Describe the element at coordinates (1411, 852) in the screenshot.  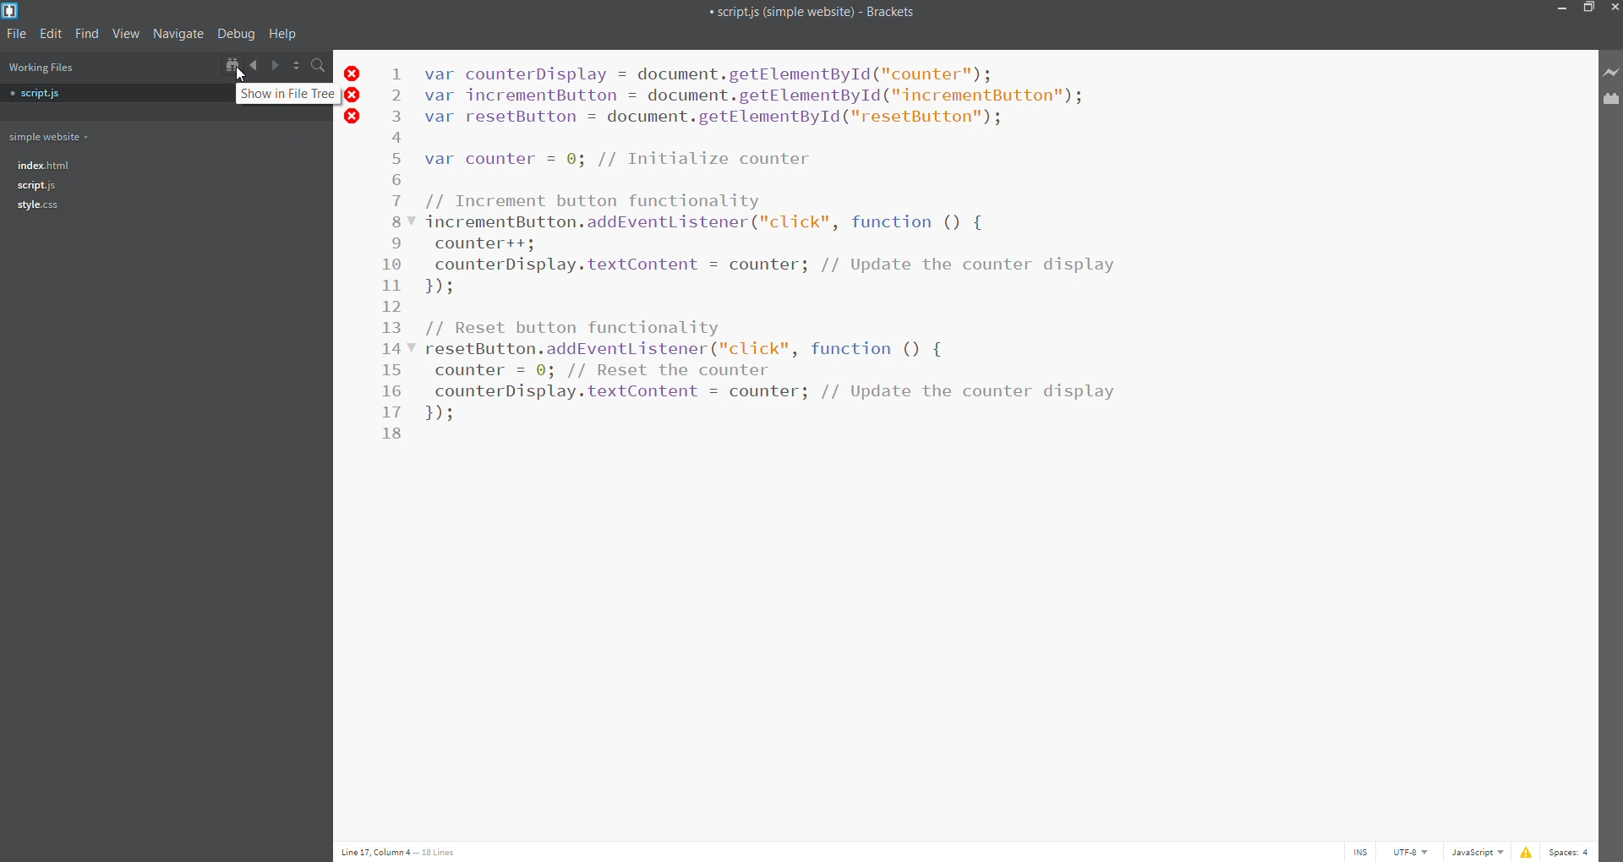
I see `UTF-8` at that location.